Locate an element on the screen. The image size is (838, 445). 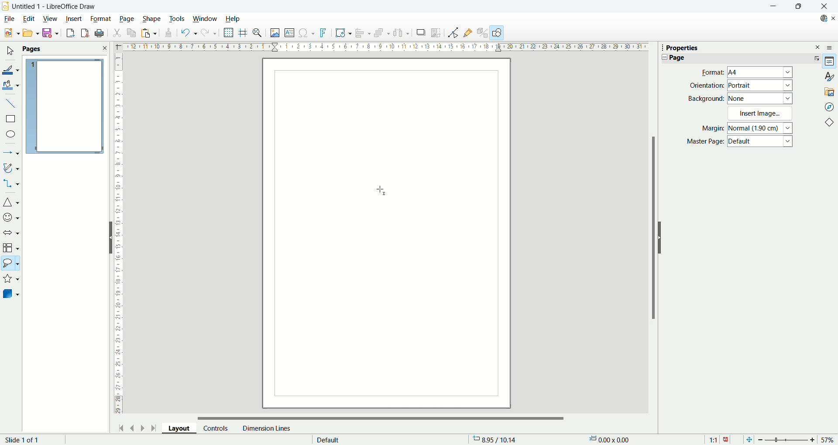
point edit mode is located at coordinates (453, 33).